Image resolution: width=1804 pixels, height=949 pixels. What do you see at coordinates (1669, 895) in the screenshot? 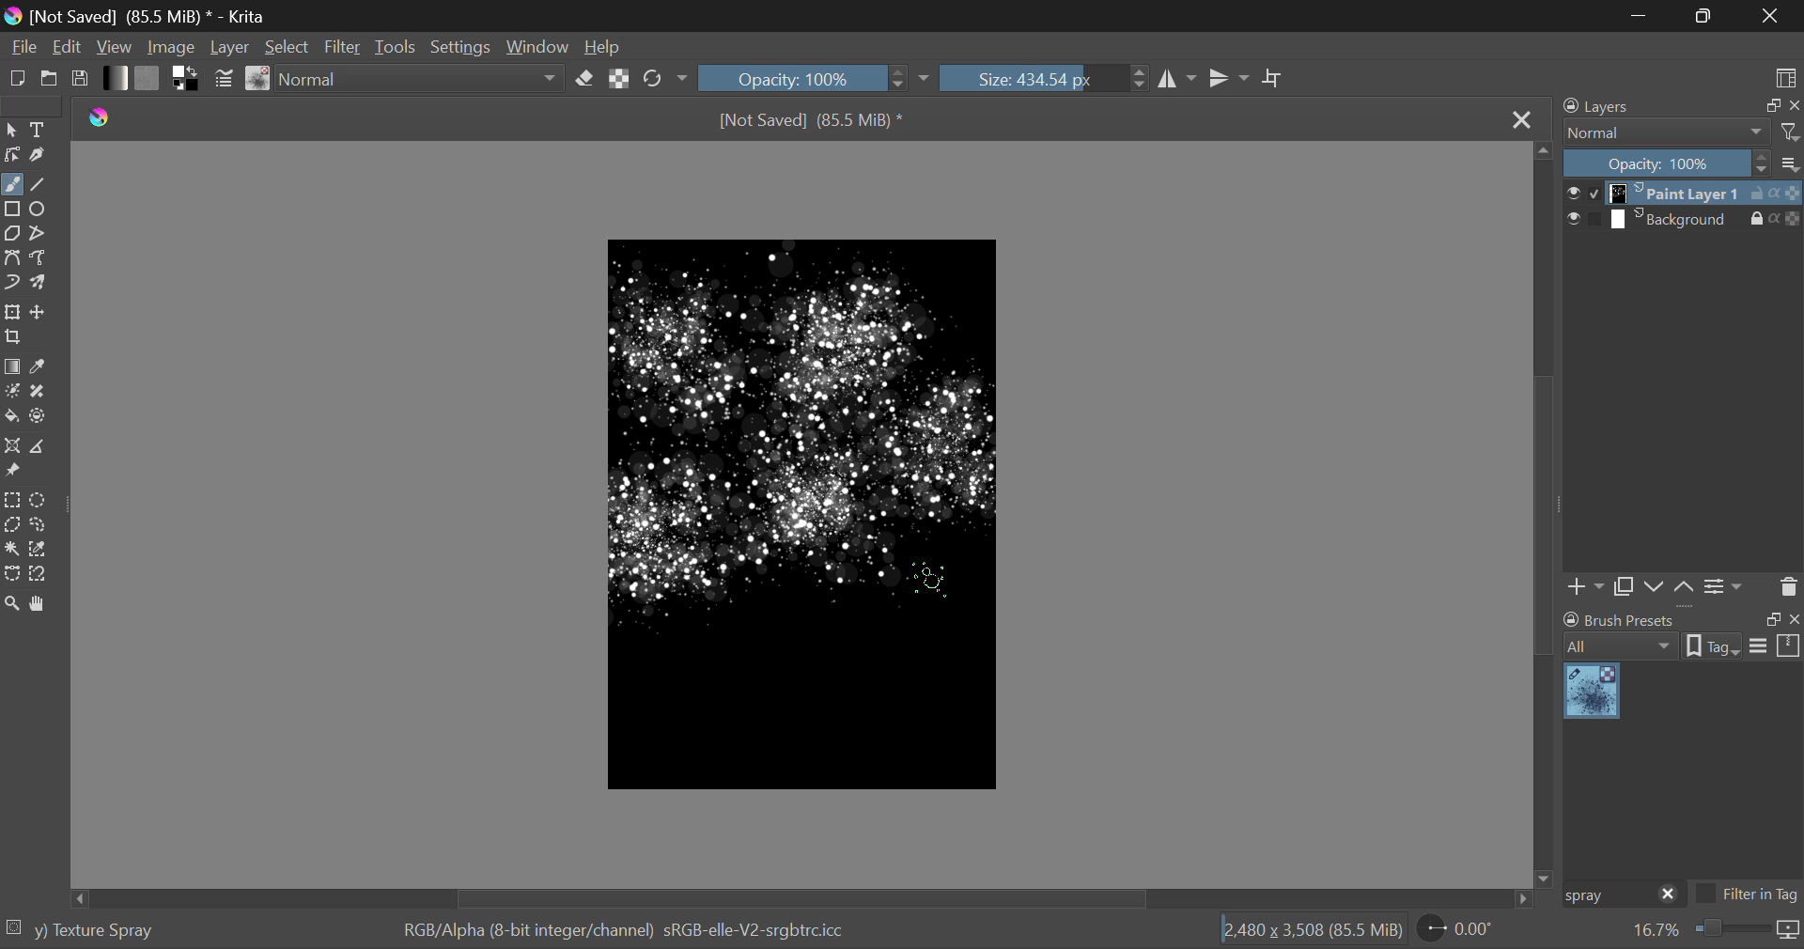
I see `close` at bounding box center [1669, 895].